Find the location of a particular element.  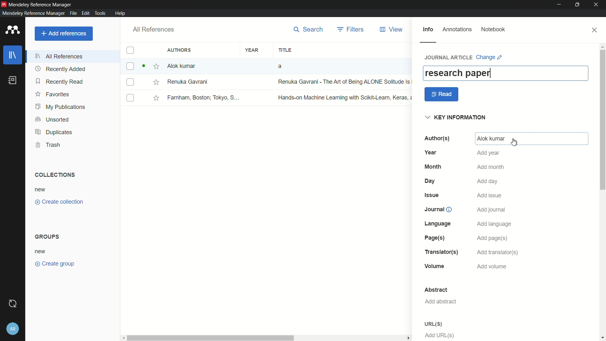

key information is located at coordinates (457, 118).